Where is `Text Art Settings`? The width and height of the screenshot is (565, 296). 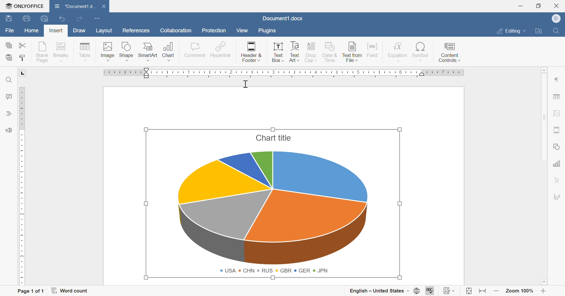 Text Art Settings is located at coordinates (559, 180).